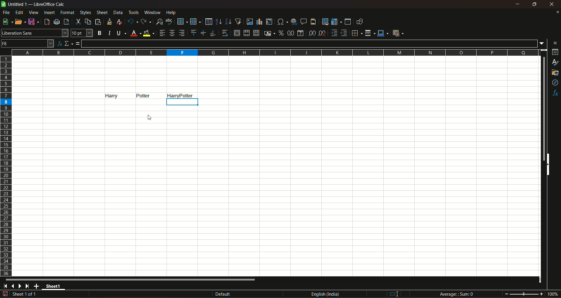 This screenshot has height=298, width=561. Describe the element at coordinates (225, 33) in the screenshot. I see `wrap text` at that location.